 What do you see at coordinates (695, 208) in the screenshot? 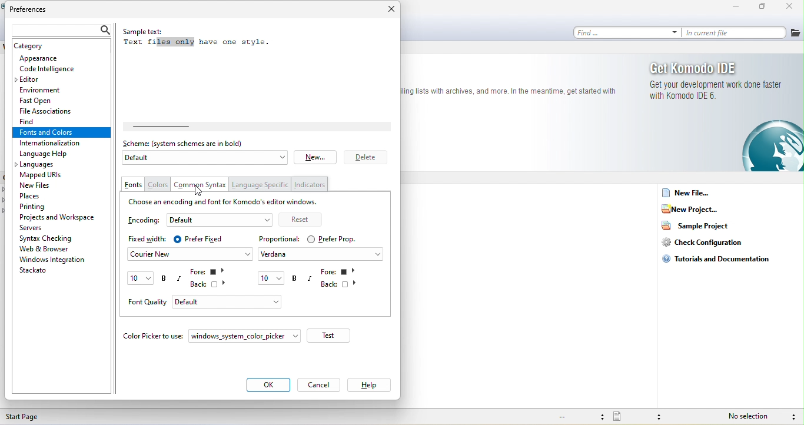
I see `new project` at bounding box center [695, 208].